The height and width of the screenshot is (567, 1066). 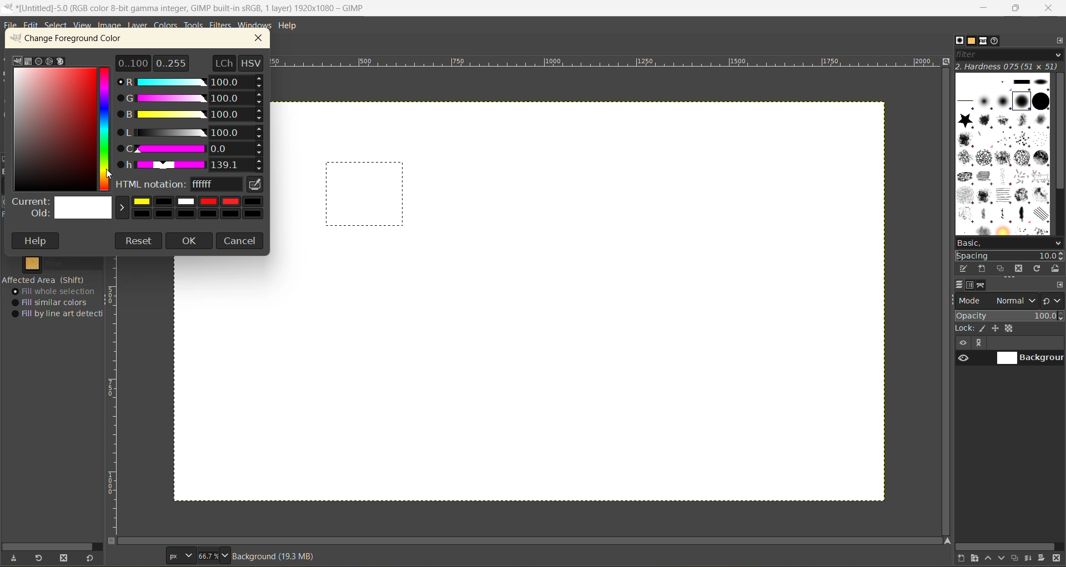 I want to click on basic, so click(x=1010, y=242).